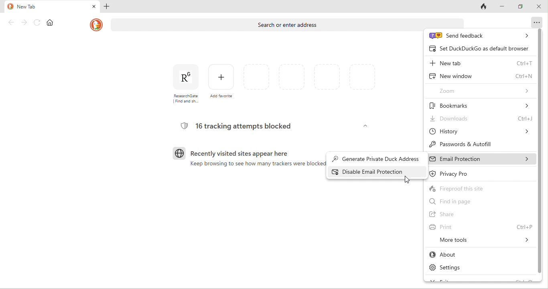 Image resolution: width=548 pixels, height=289 pixels. Describe the element at coordinates (459, 175) in the screenshot. I see `privacy pro` at that location.